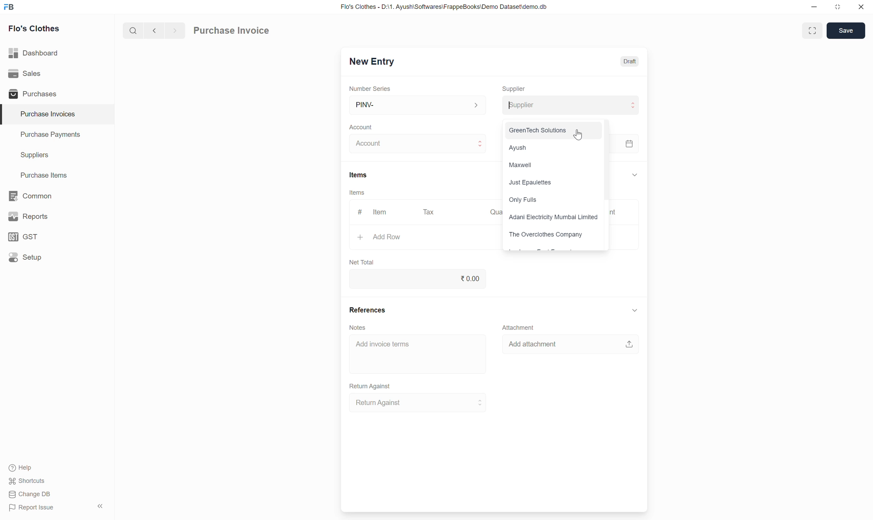 The width and height of the screenshot is (873, 520). What do you see at coordinates (837, 7) in the screenshot?
I see `Change dimension` at bounding box center [837, 7].